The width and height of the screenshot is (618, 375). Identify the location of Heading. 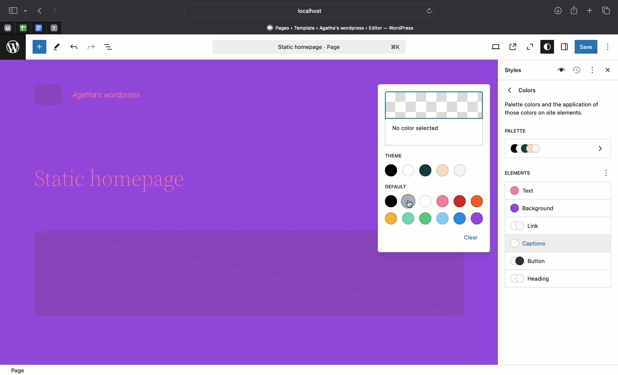
(532, 278).